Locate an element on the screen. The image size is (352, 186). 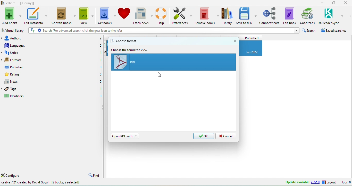
find is located at coordinates (93, 175).